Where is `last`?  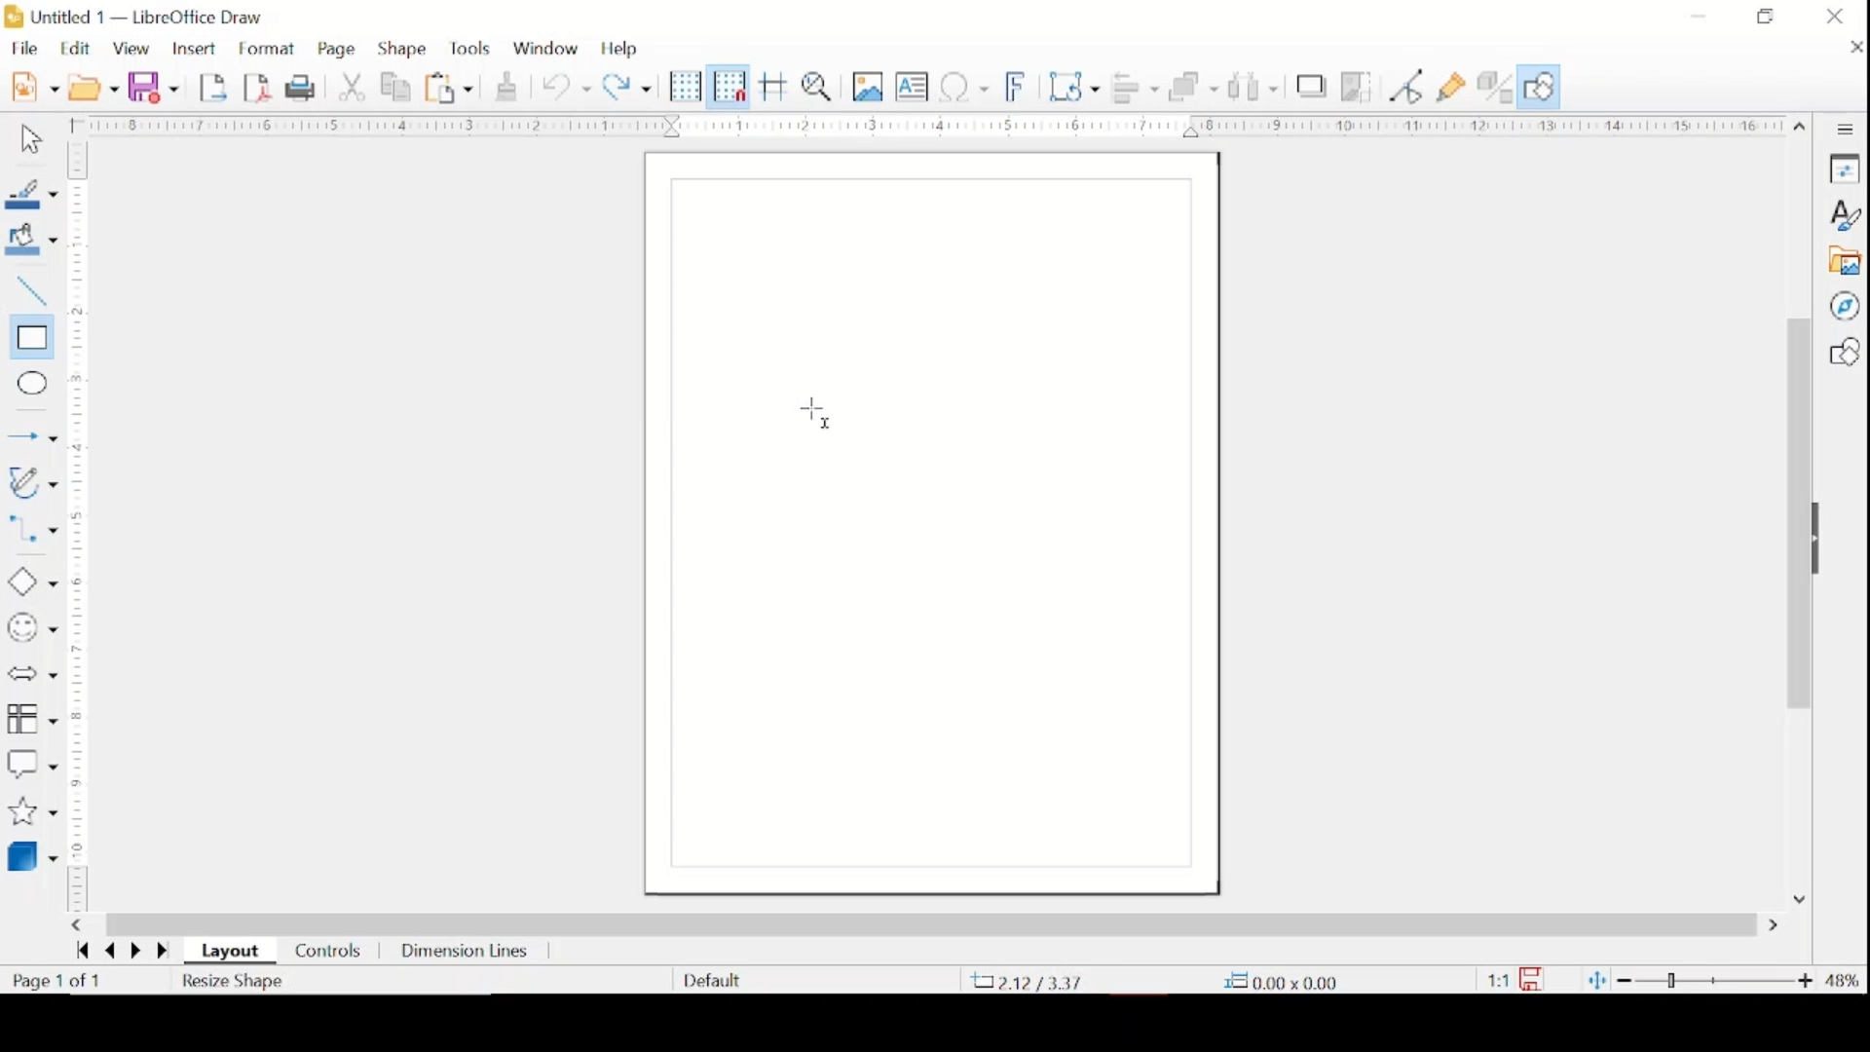 last is located at coordinates (82, 950).